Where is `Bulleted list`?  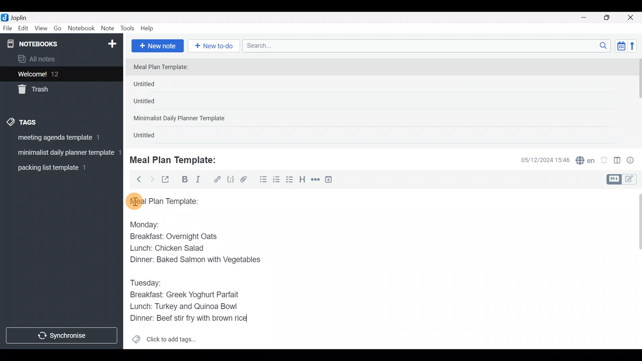
Bulleted list is located at coordinates (262, 180).